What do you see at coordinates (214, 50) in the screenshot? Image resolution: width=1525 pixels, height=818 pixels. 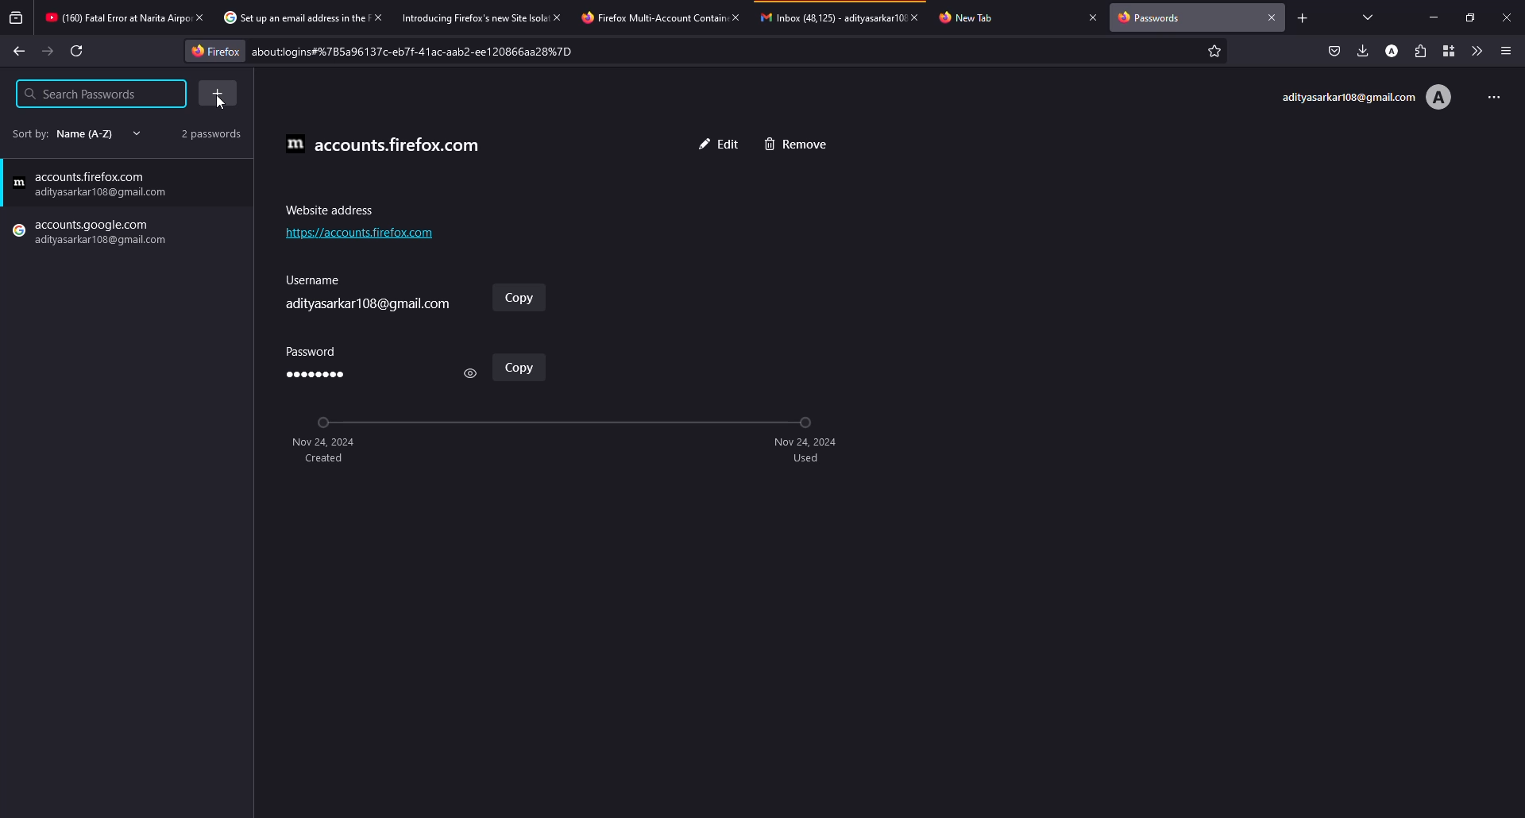 I see `firefox` at bounding box center [214, 50].